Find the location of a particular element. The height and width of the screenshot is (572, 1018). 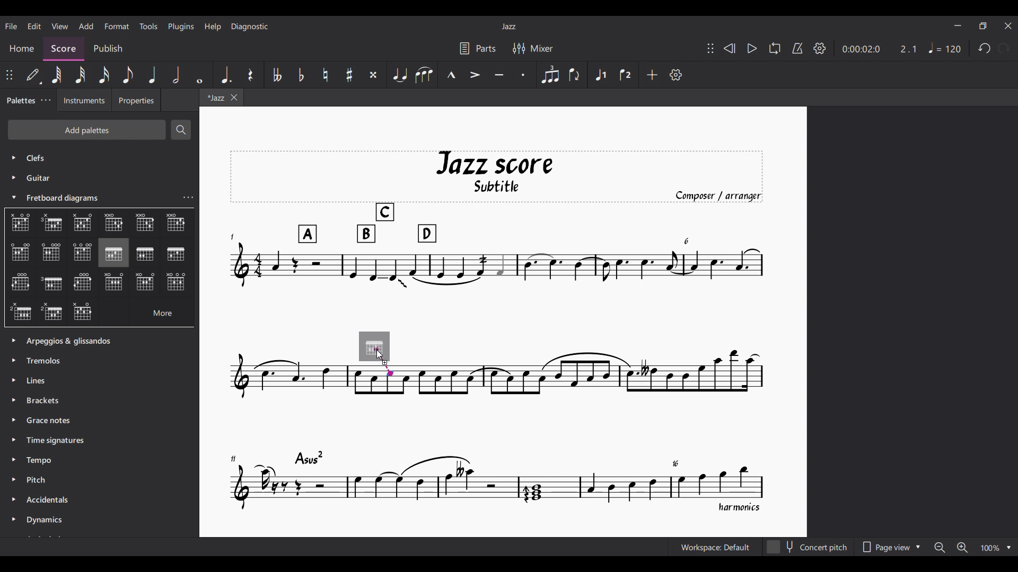

Settings is located at coordinates (820, 49).